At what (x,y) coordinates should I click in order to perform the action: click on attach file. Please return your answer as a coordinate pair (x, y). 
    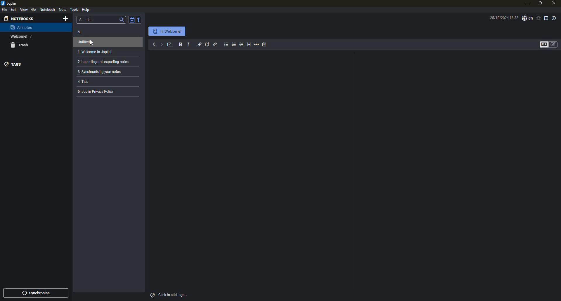
    Looking at the image, I should click on (215, 44).